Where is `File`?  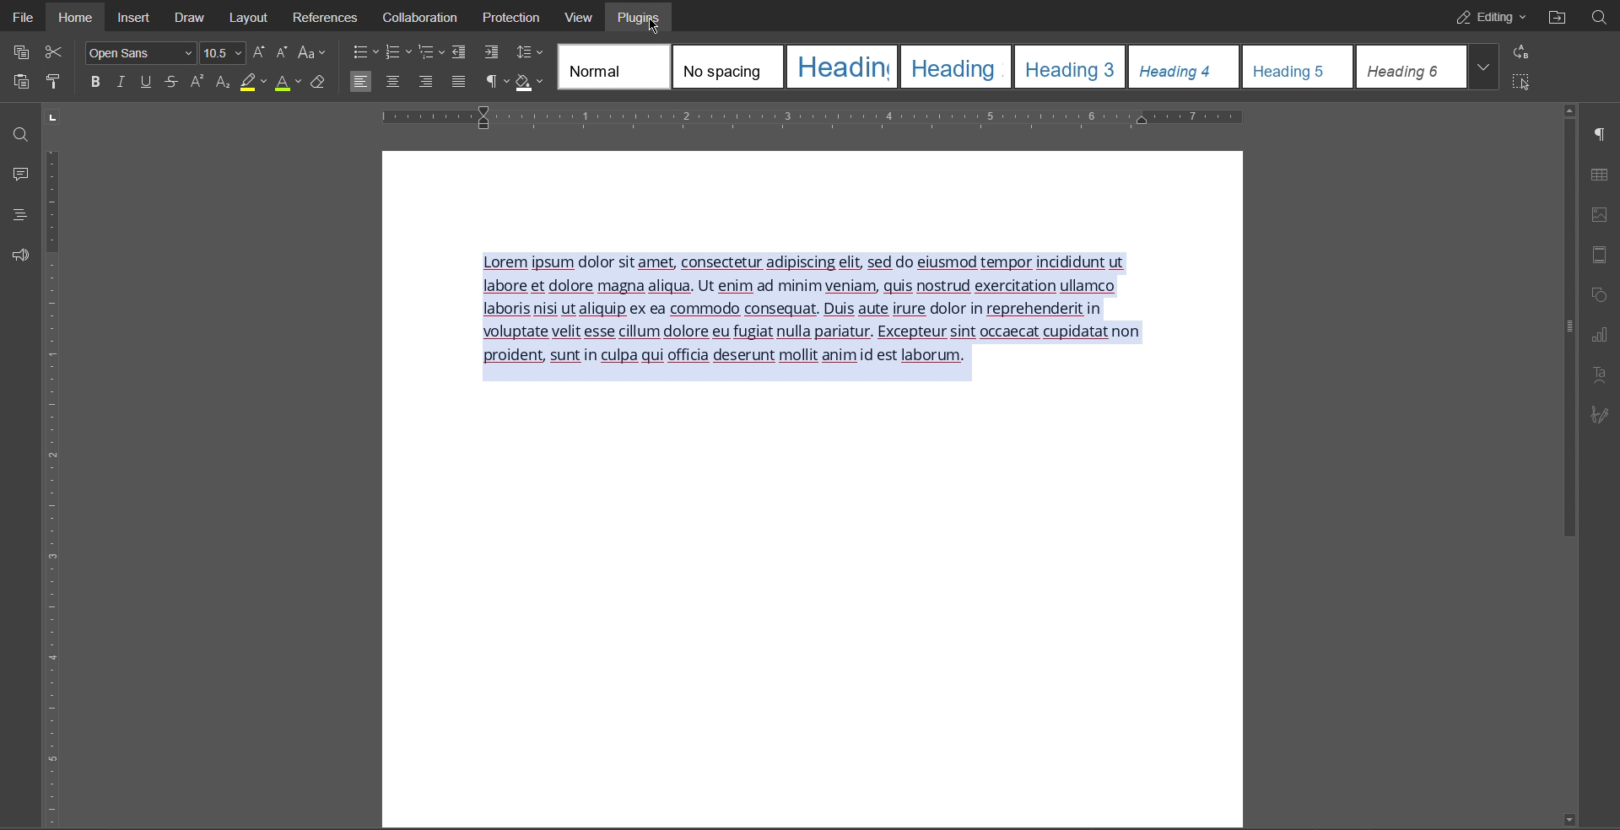 File is located at coordinates (22, 17).